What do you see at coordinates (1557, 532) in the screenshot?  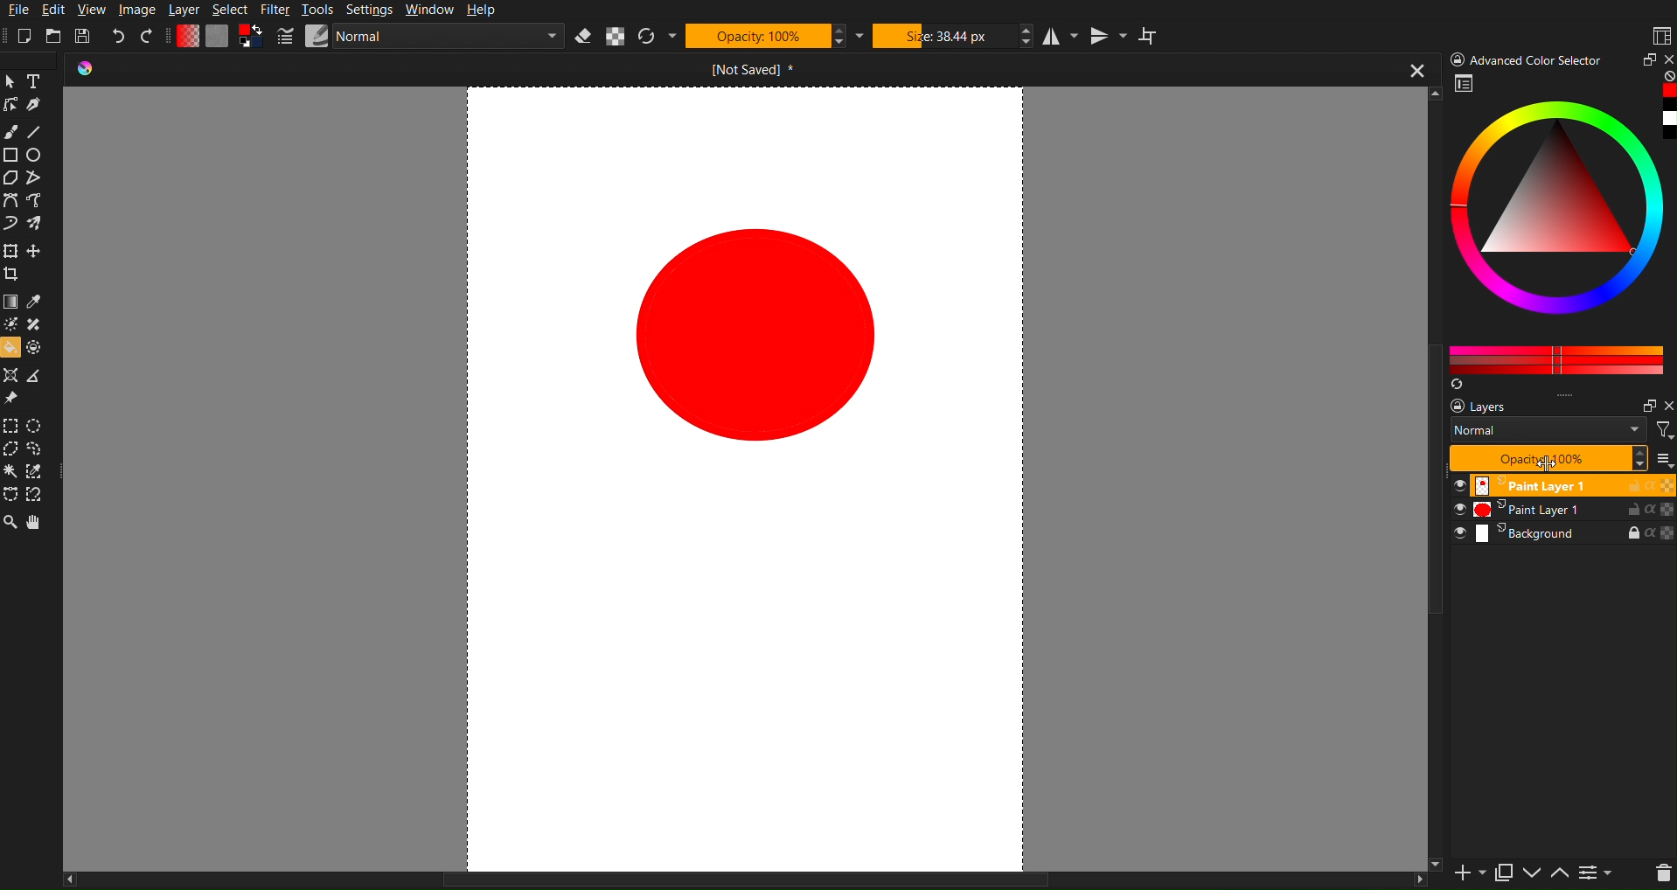 I see `Background` at bounding box center [1557, 532].